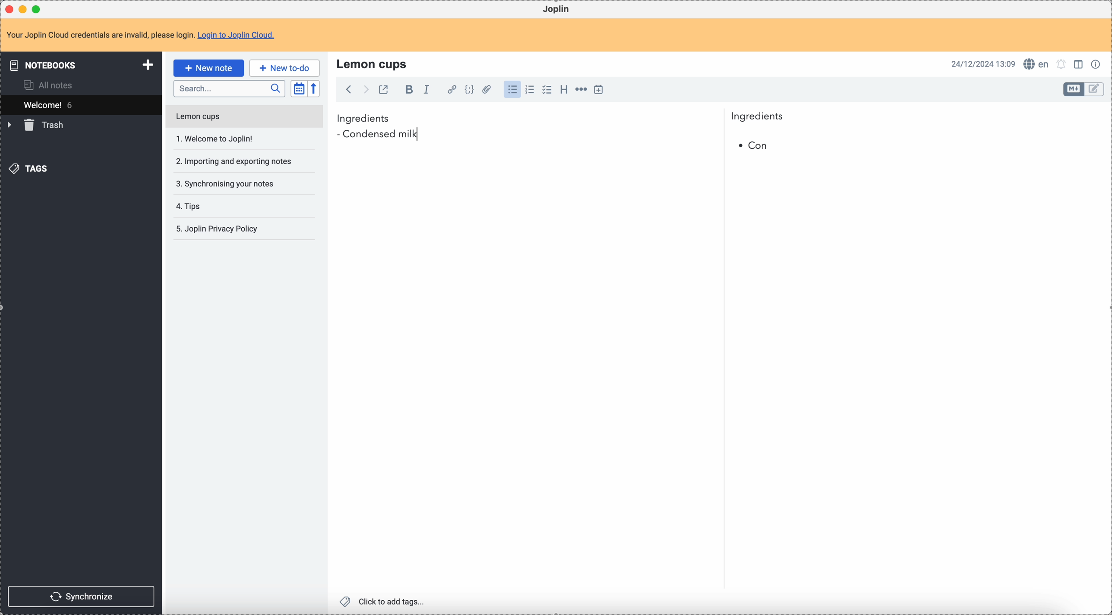 The width and height of the screenshot is (1112, 615). I want to click on trash, so click(37, 125).